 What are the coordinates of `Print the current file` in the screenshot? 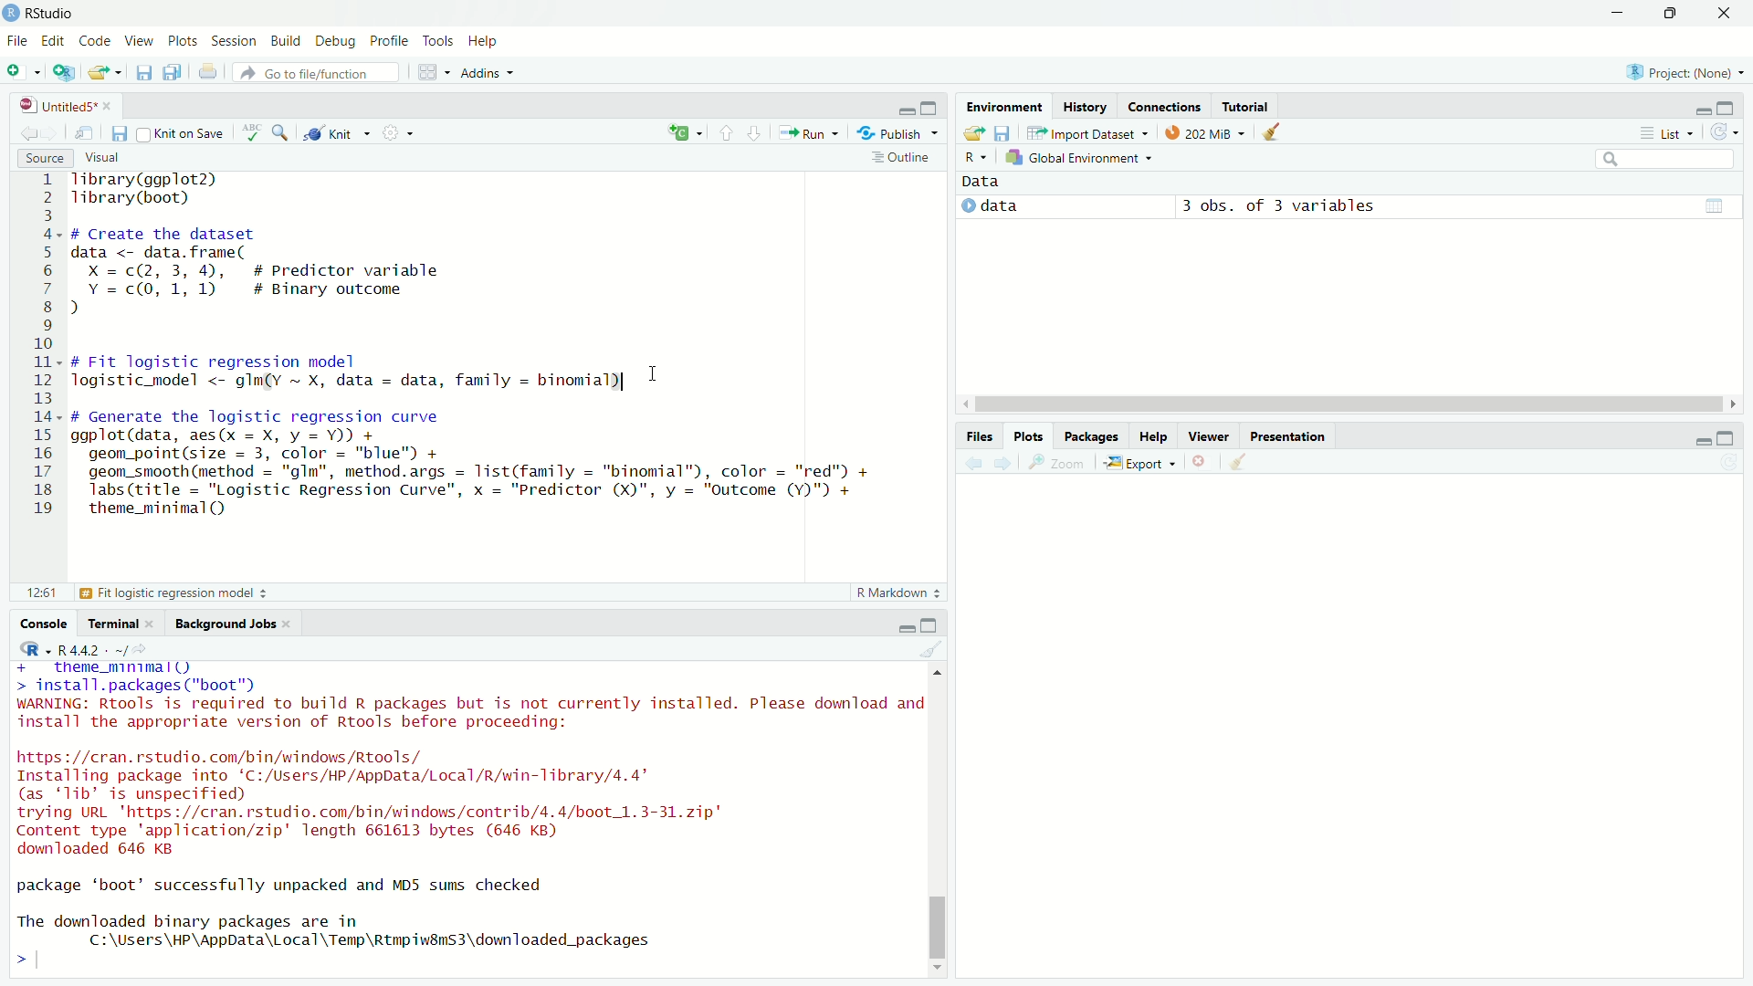 It's located at (209, 70).